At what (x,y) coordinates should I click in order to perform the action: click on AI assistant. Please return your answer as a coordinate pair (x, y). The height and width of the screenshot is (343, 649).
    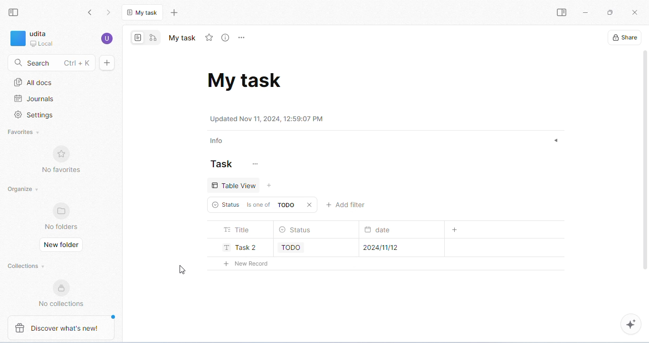
    Looking at the image, I should click on (630, 324).